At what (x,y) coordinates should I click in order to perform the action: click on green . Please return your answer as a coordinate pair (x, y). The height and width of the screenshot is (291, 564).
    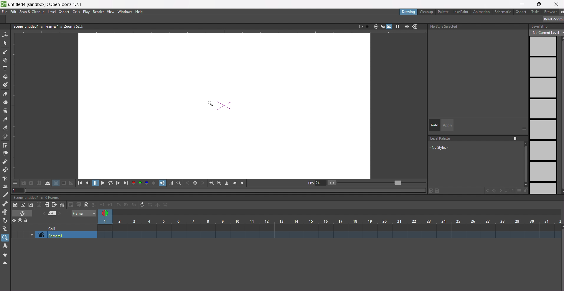
    Looking at the image, I should click on (140, 183).